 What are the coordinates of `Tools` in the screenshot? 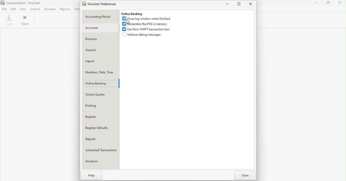 It's located at (76, 9).